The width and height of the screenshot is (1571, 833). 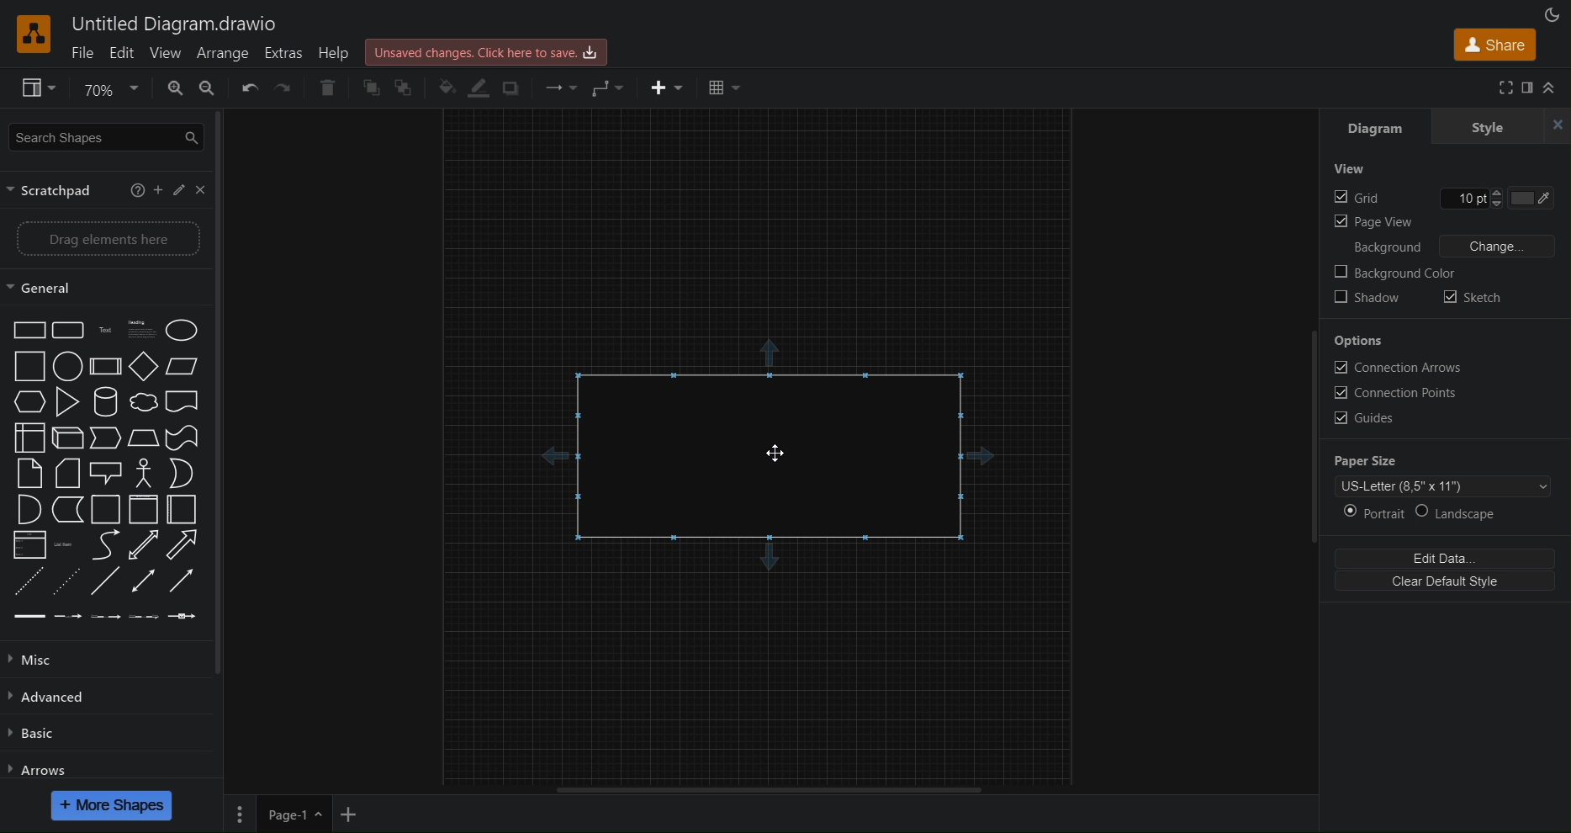 What do you see at coordinates (34, 34) in the screenshot?
I see `Logo` at bounding box center [34, 34].